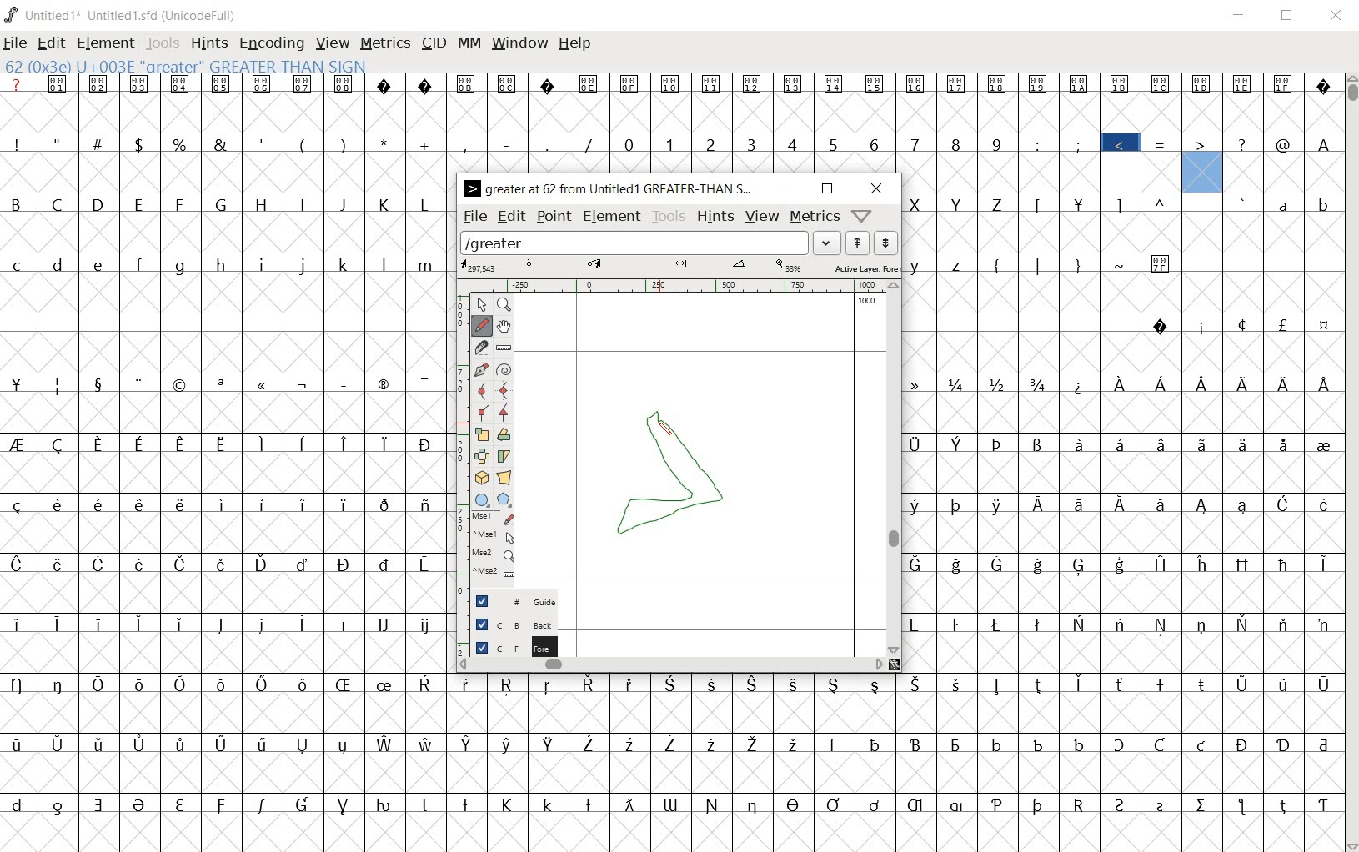  What do you see at coordinates (107, 43) in the screenshot?
I see `element` at bounding box center [107, 43].